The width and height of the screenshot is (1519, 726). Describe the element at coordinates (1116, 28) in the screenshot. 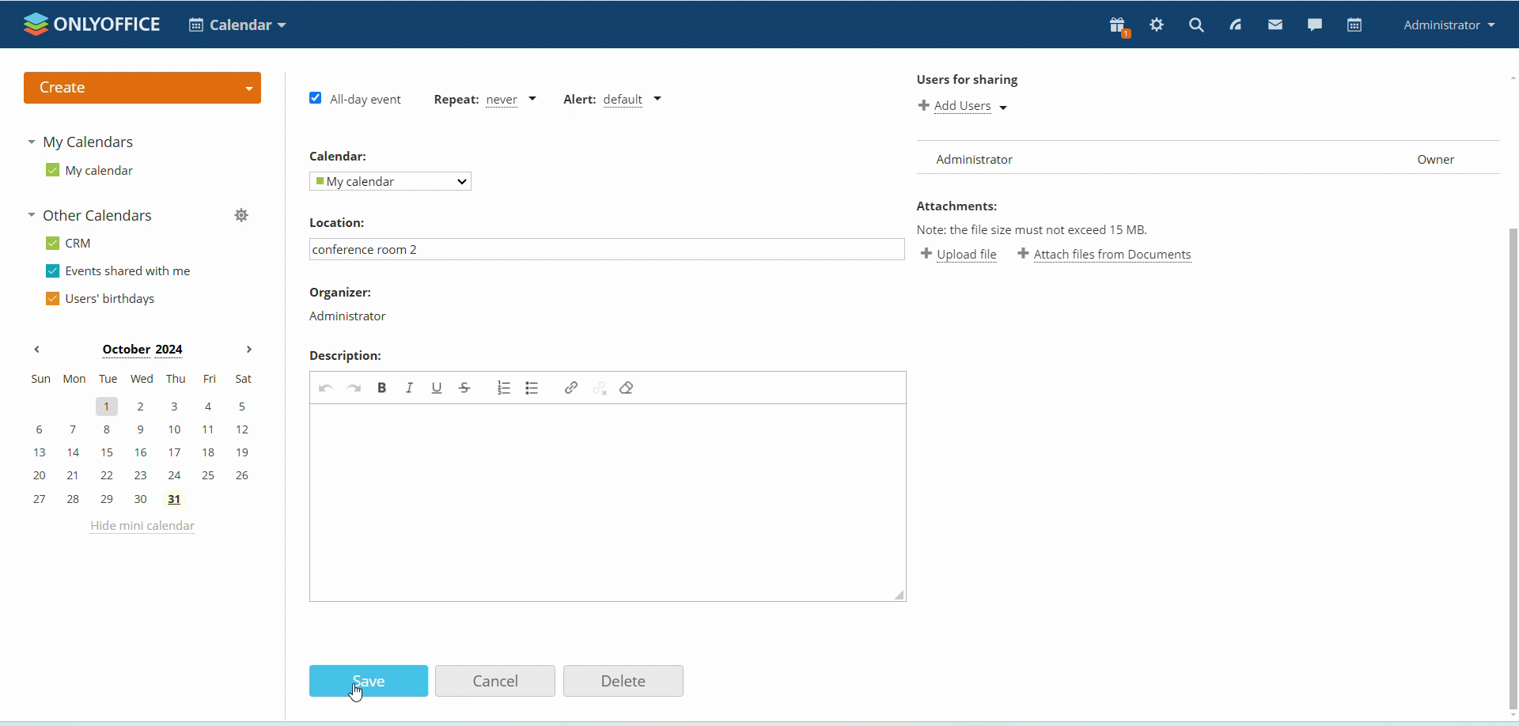

I see `present` at that location.